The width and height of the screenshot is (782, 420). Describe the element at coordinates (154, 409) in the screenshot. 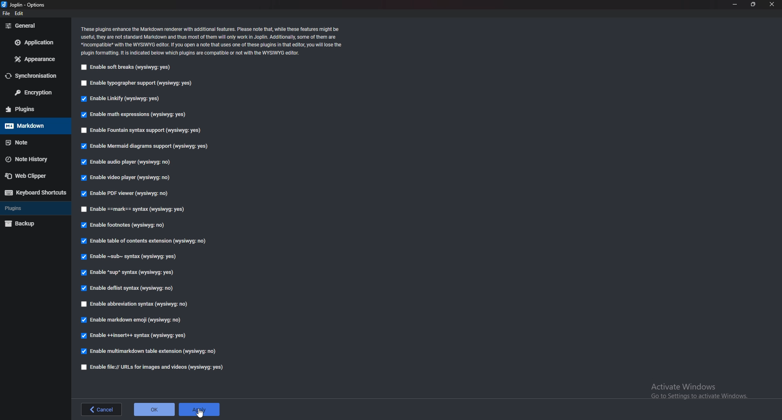

I see `ok` at that location.